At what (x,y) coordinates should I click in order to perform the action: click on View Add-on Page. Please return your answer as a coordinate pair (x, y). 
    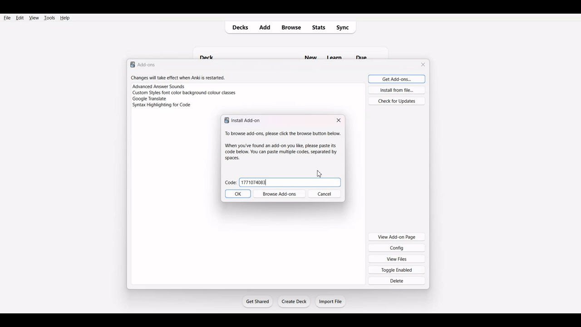
    Looking at the image, I should click on (397, 236).